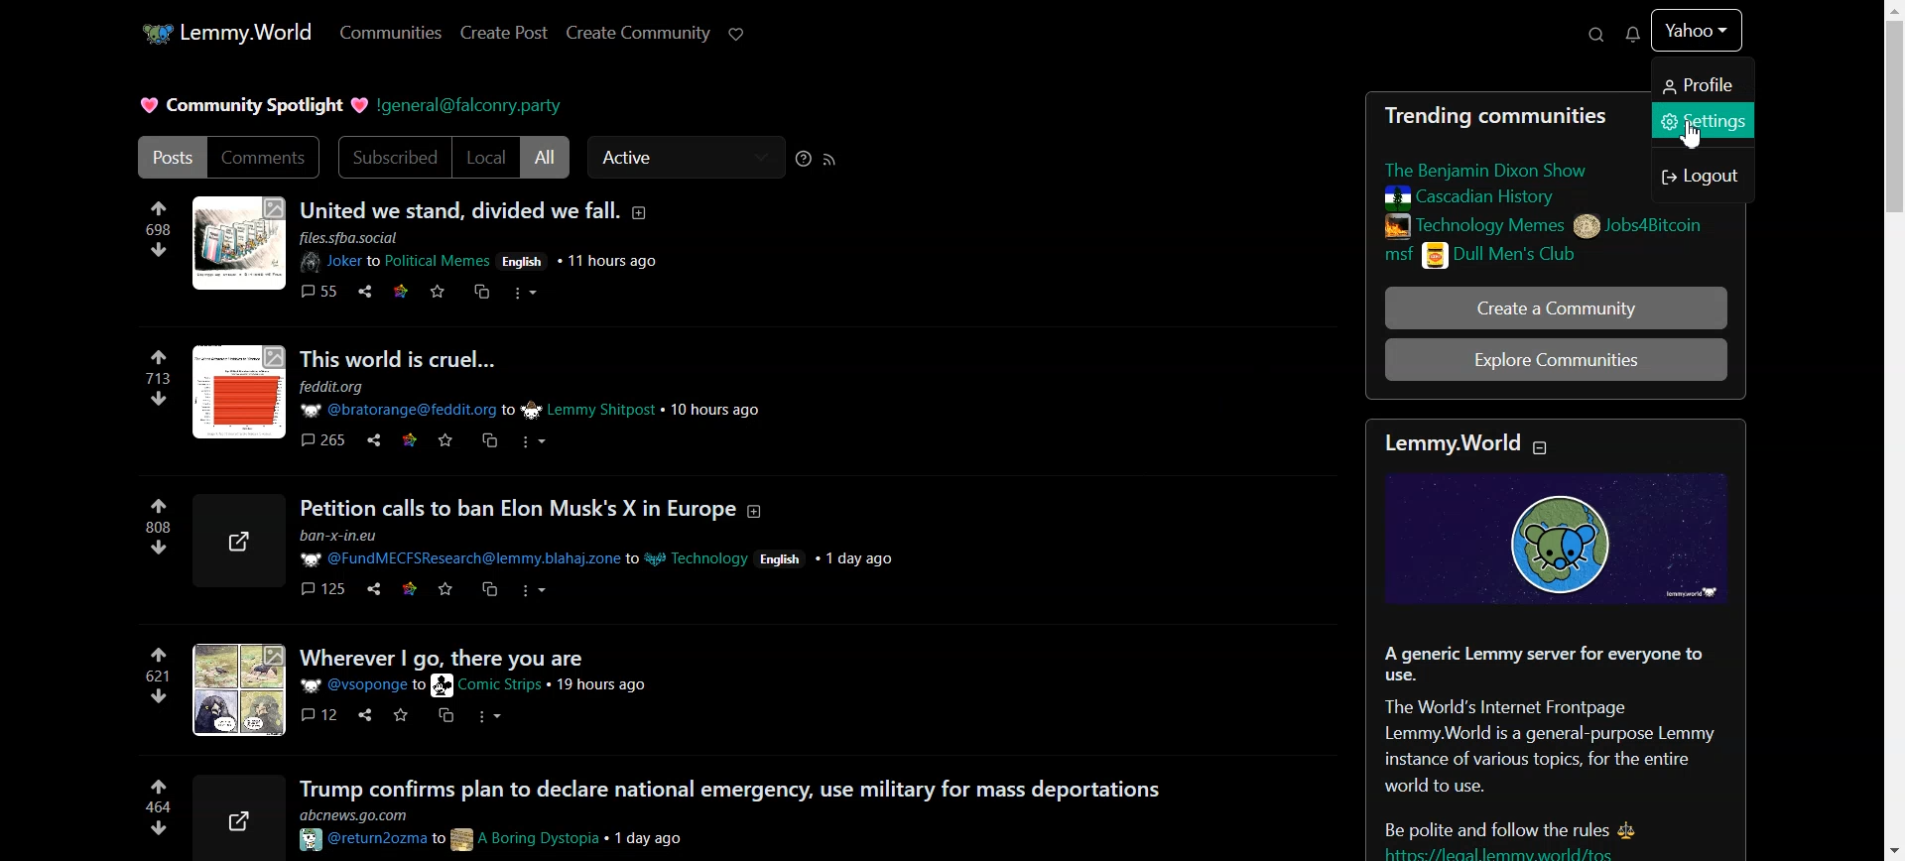 The width and height of the screenshot is (1905, 861). I want to click on , so click(517, 260).